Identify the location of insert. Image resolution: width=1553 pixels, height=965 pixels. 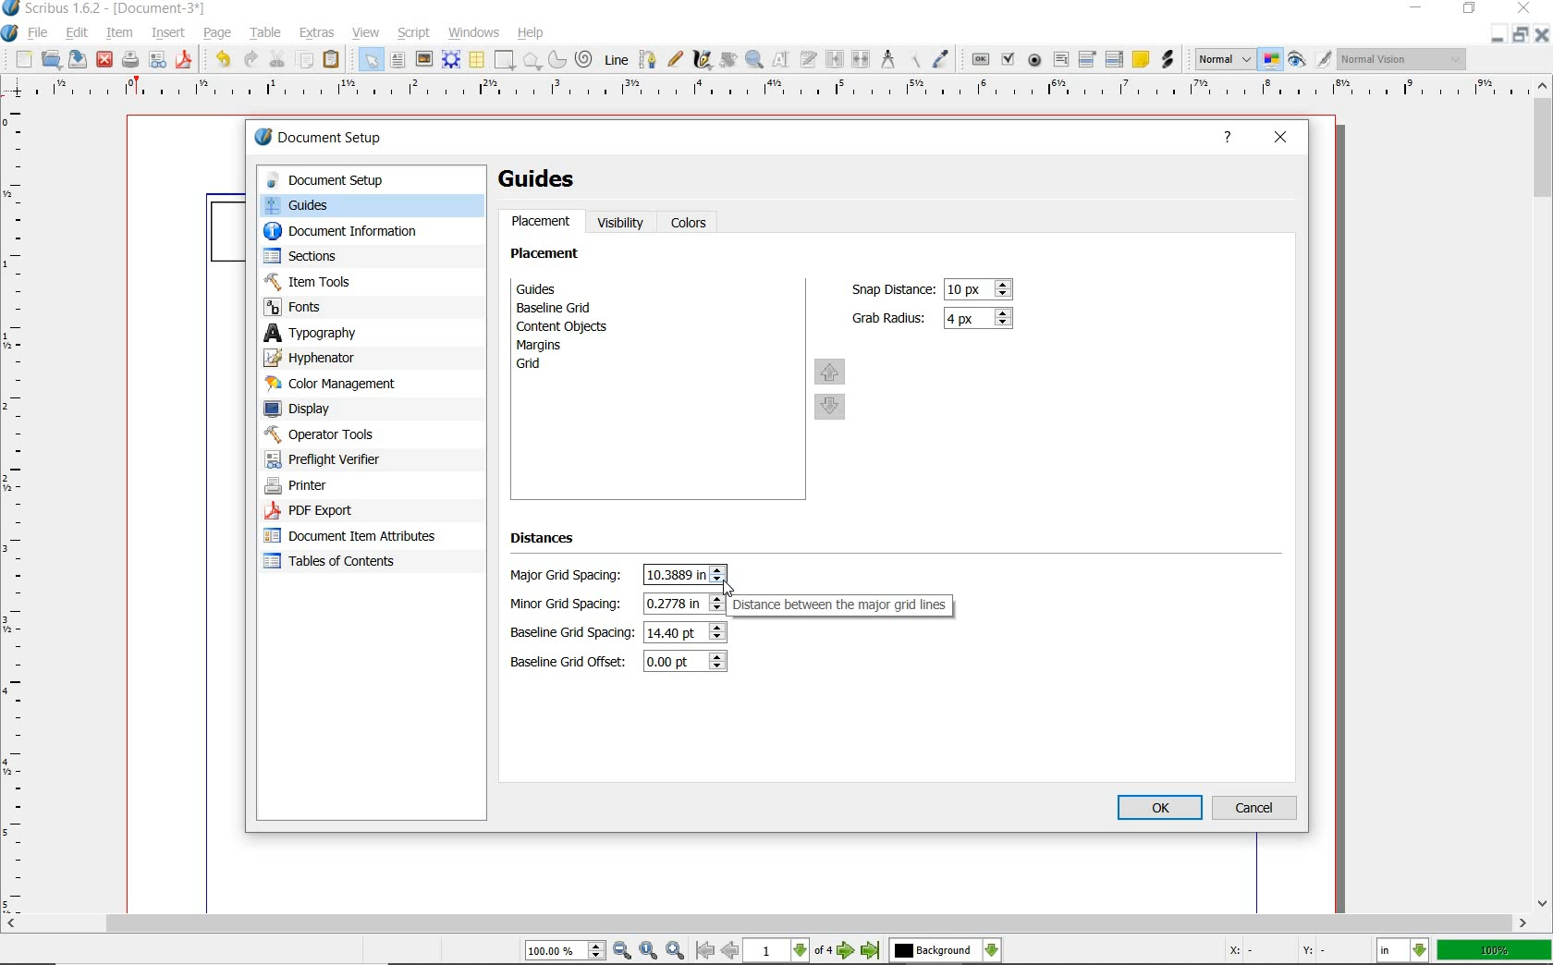
(168, 31).